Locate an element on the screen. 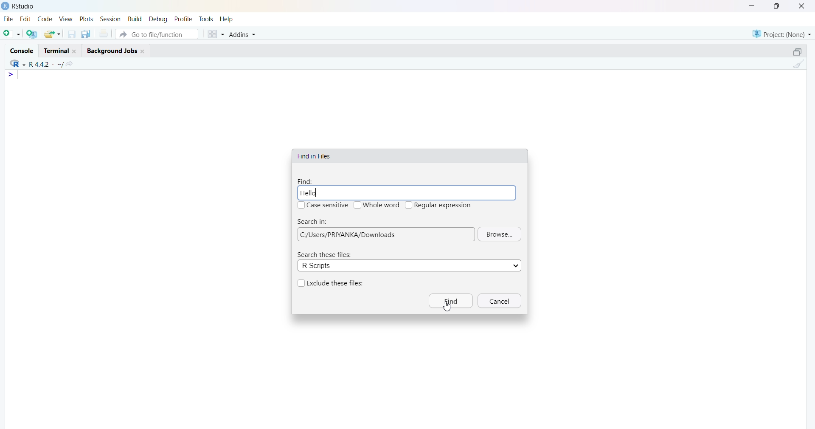 The image size is (815, 429). add file is located at coordinates (33, 34).